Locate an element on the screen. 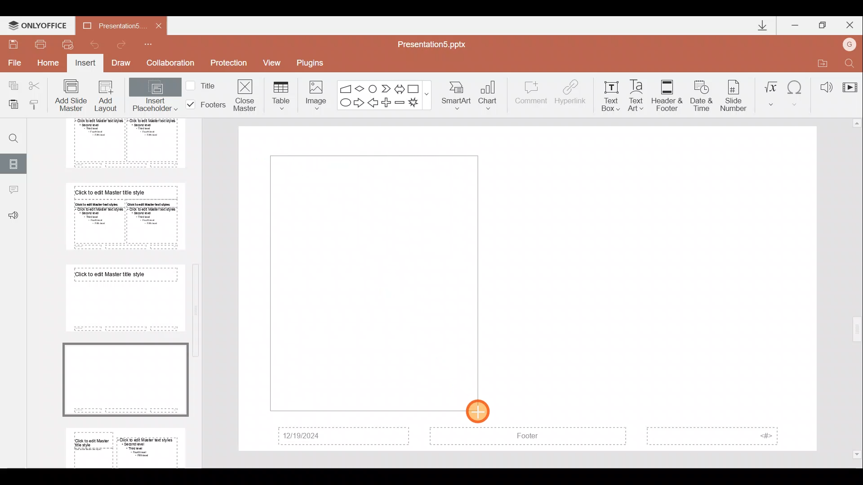  Close masters is located at coordinates (246, 95).